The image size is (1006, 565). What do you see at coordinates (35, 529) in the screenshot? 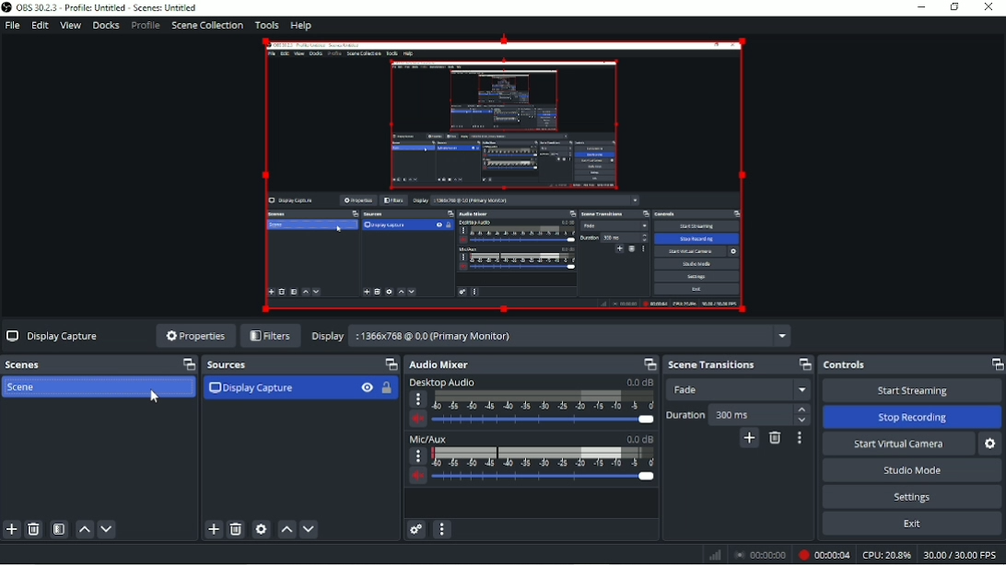
I see `Remove selected scene` at bounding box center [35, 529].